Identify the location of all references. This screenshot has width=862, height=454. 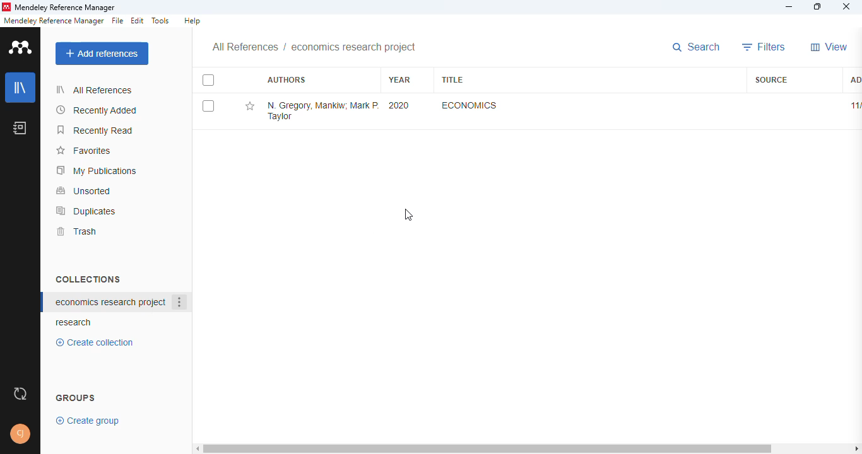
(245, 48).